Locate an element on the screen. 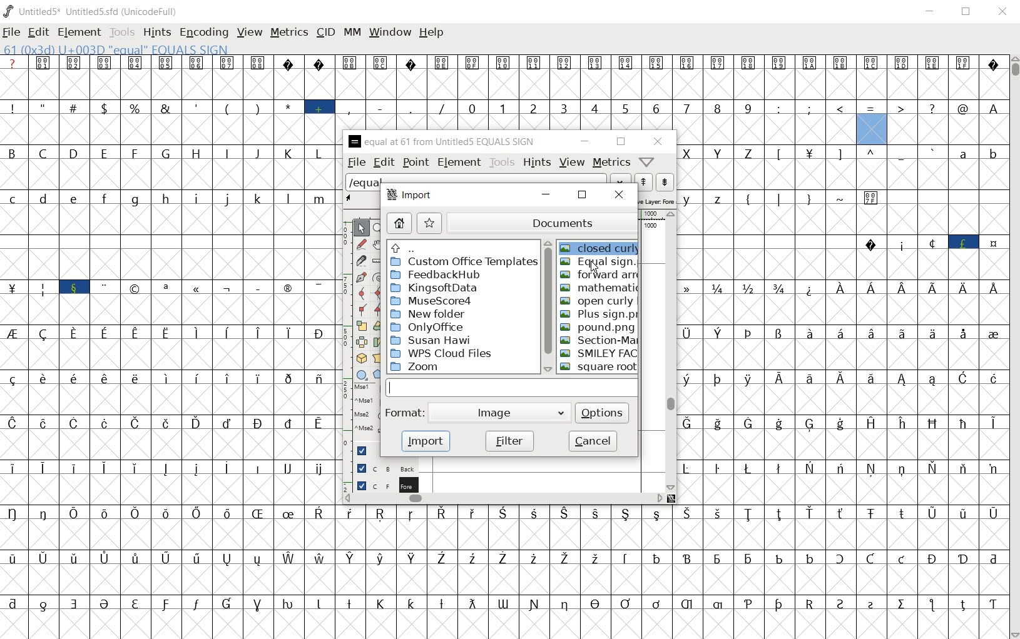  Help/Window is located at coordinates (647, 161).